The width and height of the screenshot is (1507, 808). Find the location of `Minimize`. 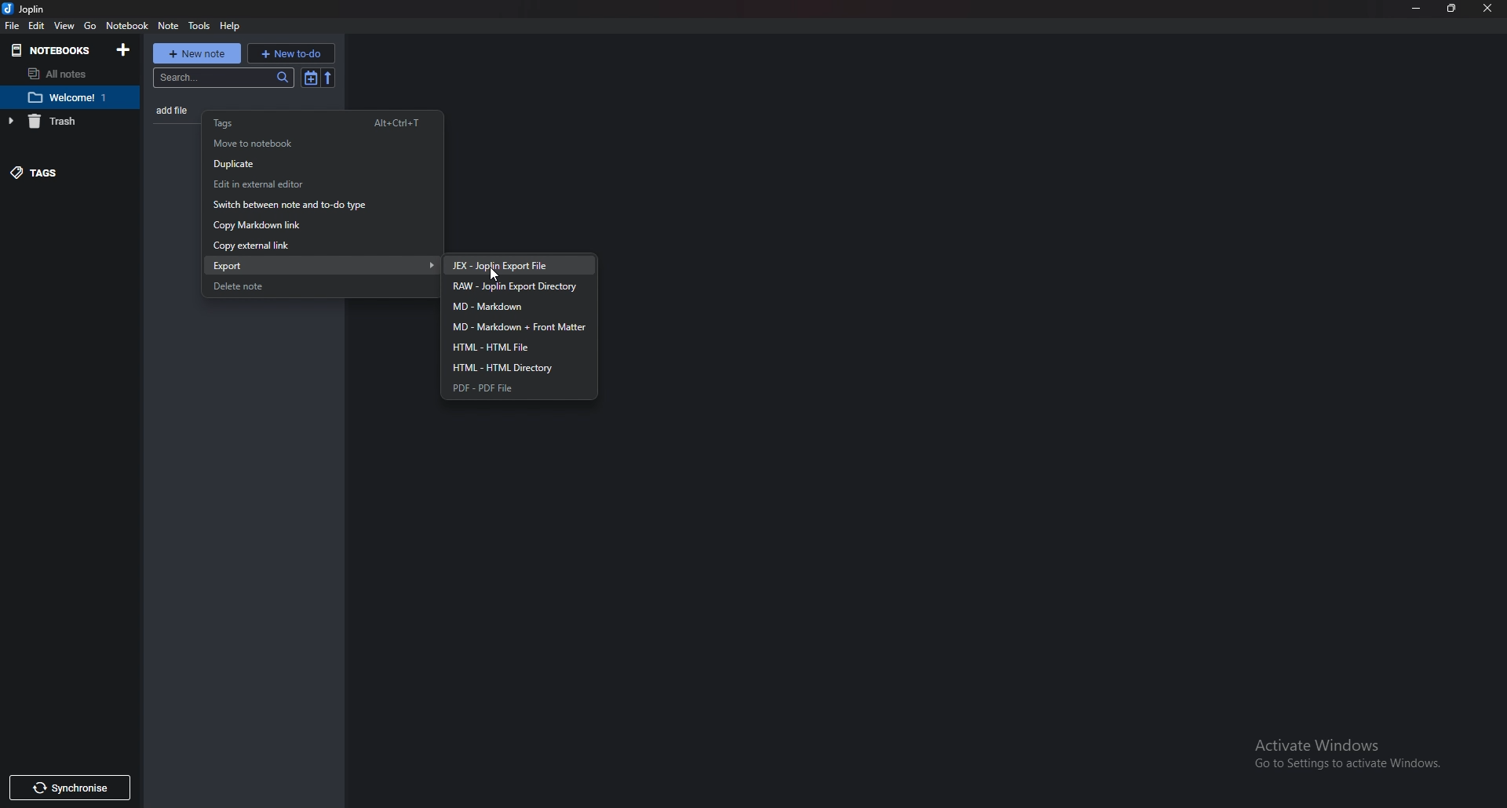

Minimize is located at coordinates (1418, 8).